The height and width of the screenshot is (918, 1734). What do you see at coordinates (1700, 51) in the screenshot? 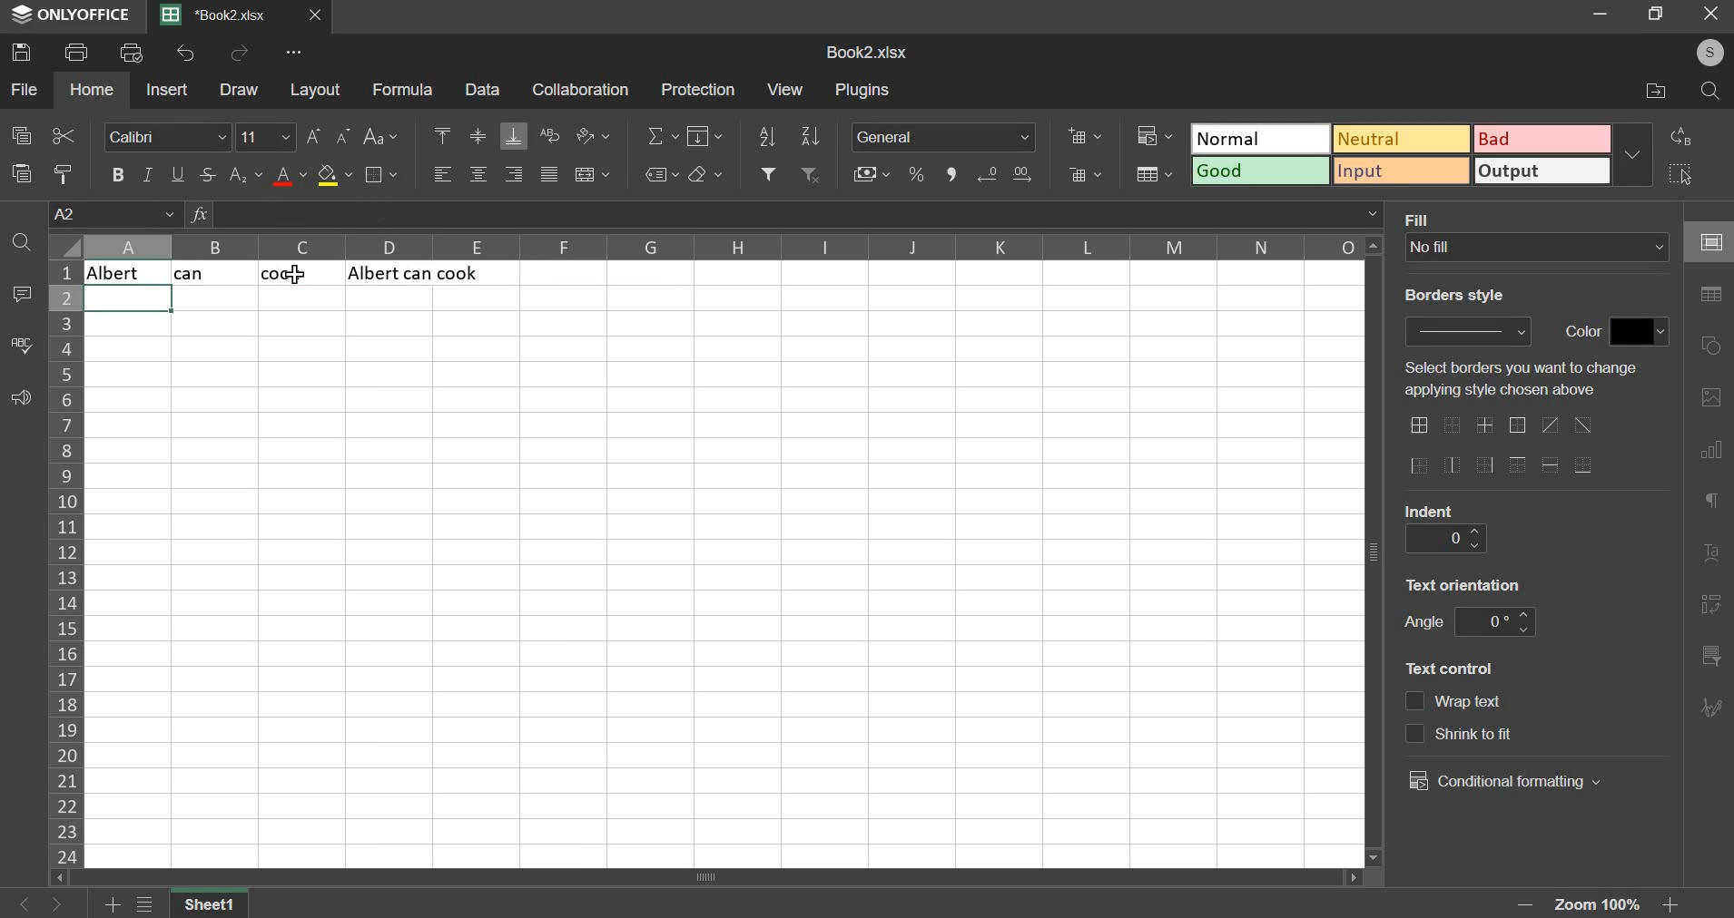
I see `user's account` at bounding box center [1700, 51].